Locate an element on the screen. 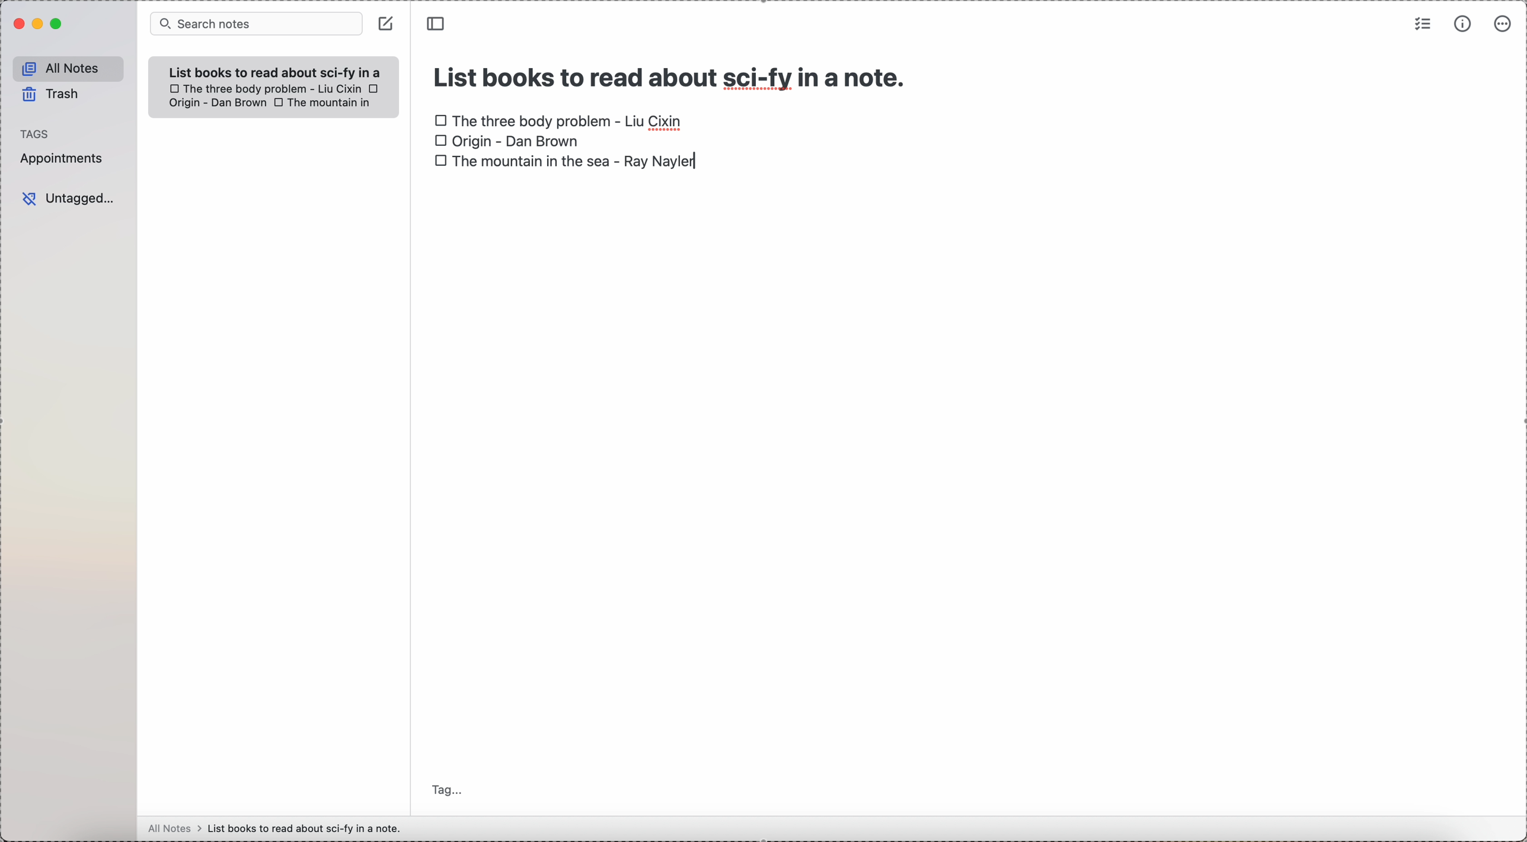  Origin - Dan Brown is located at coordinates (216, 104).